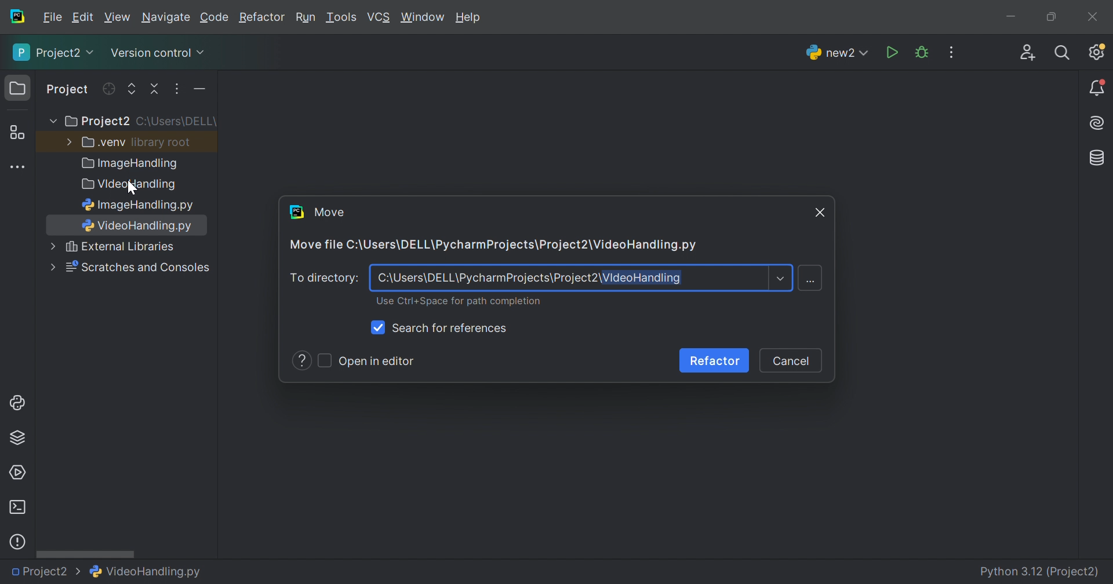 The image size is (1113, 584). Describe the element at coordinates (167, 19) in the screenshot. I see `Navigate` at that location.